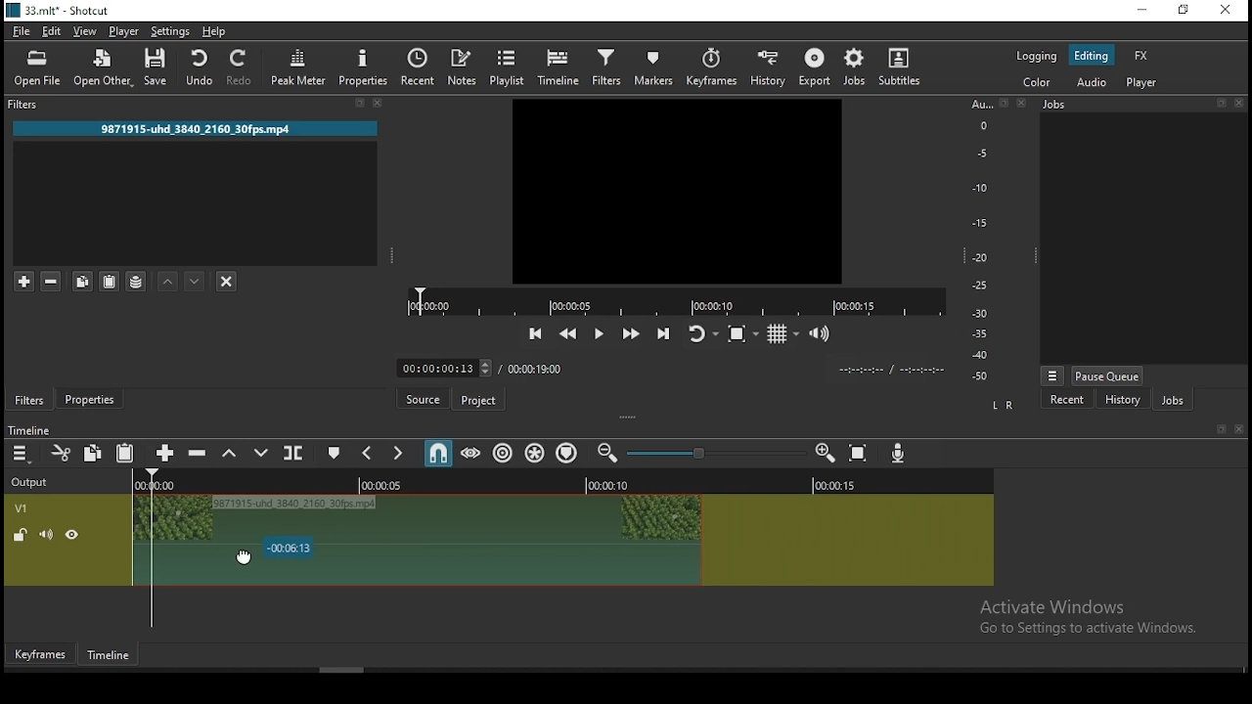 Image resolution: width=1252 pixels, height=704 pixels. What do you see at coordinates (817, 68) in the screenshot?
I see `export` at bounding box center [817, 68].